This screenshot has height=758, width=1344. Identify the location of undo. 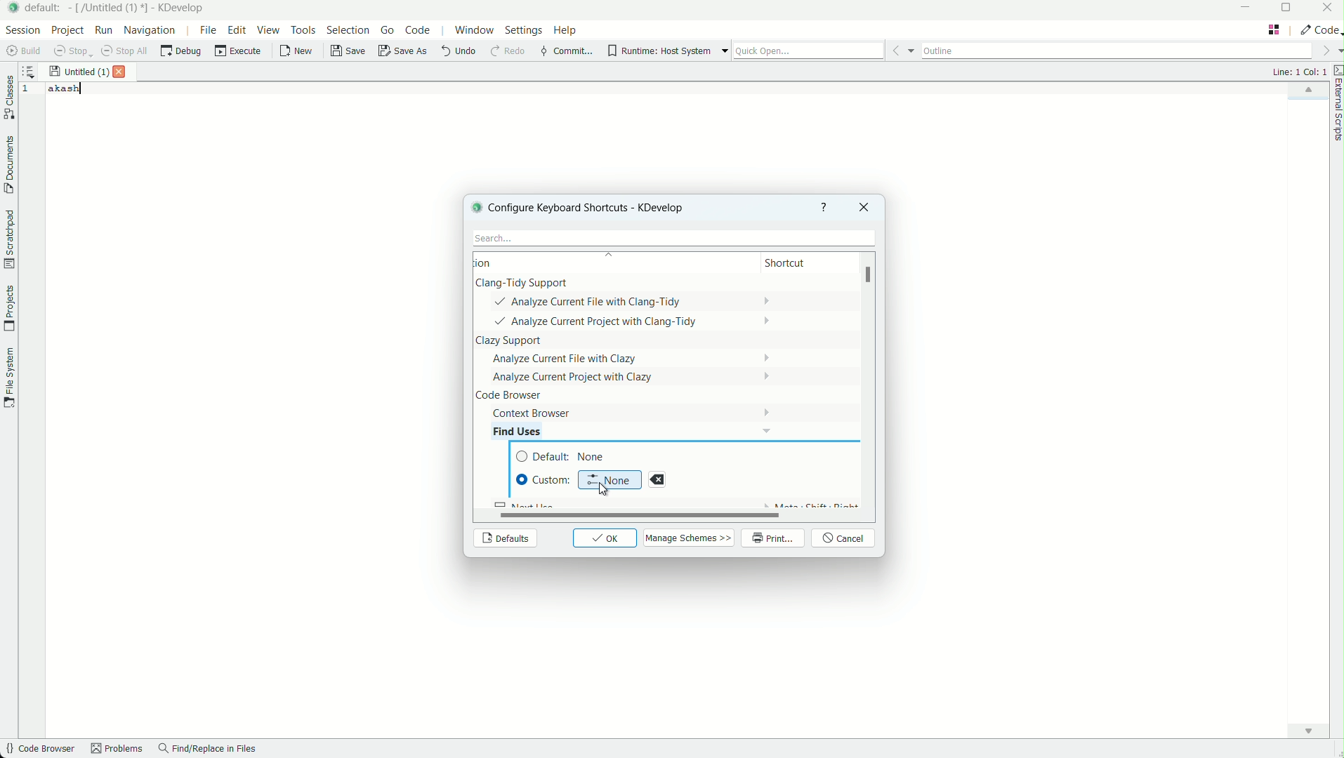
(457, 51).